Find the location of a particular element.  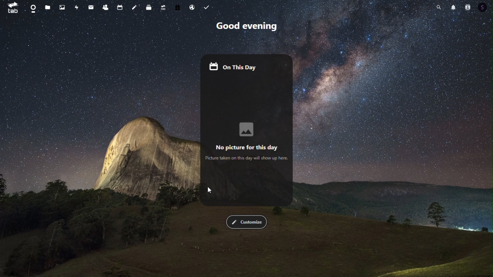

dashboard is located at coordinates (33, 7).